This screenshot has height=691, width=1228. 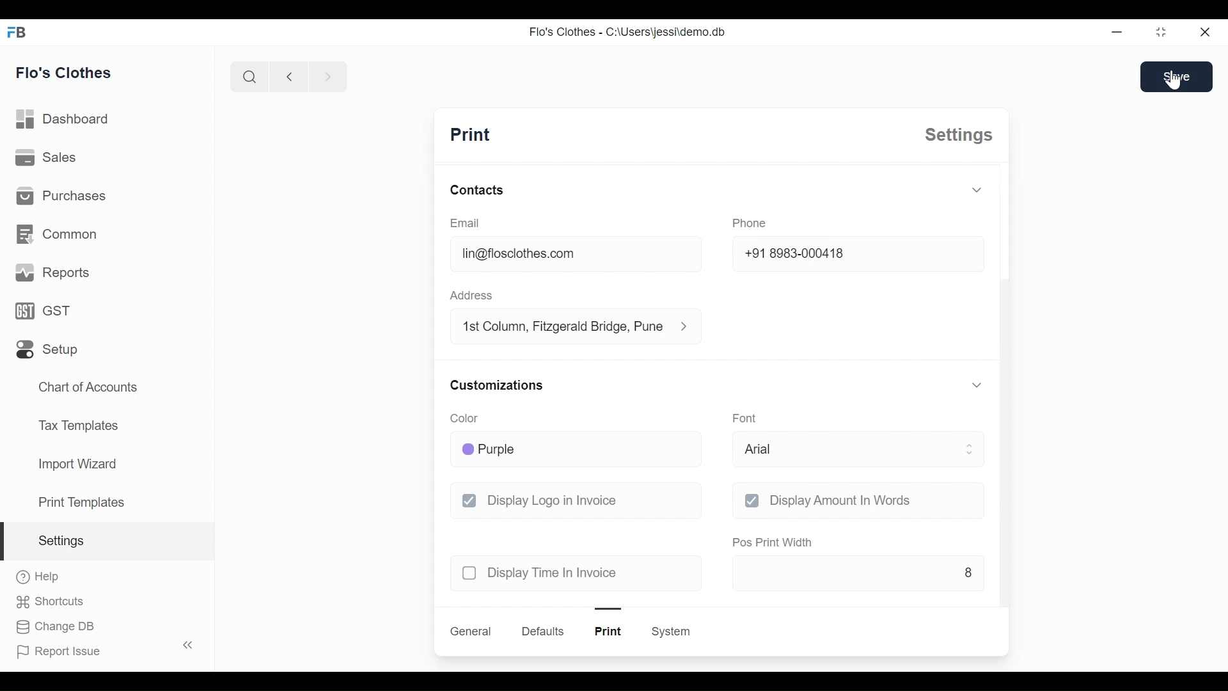 What do you see at coordinates (555, 500) in the screenshot?
I see `display logo in invoice` at bounding box center [555, 500].